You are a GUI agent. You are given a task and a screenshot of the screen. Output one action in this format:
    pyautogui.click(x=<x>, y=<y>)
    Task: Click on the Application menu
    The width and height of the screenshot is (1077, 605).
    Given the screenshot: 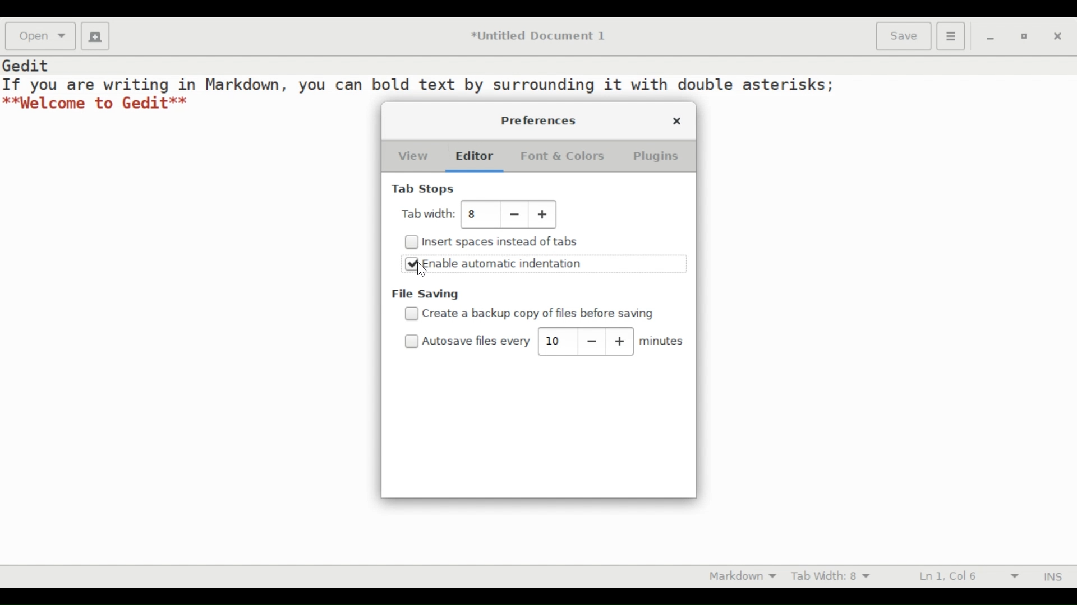 What is the action you would take?
    pyautogui.click(x=951, y=36)
    